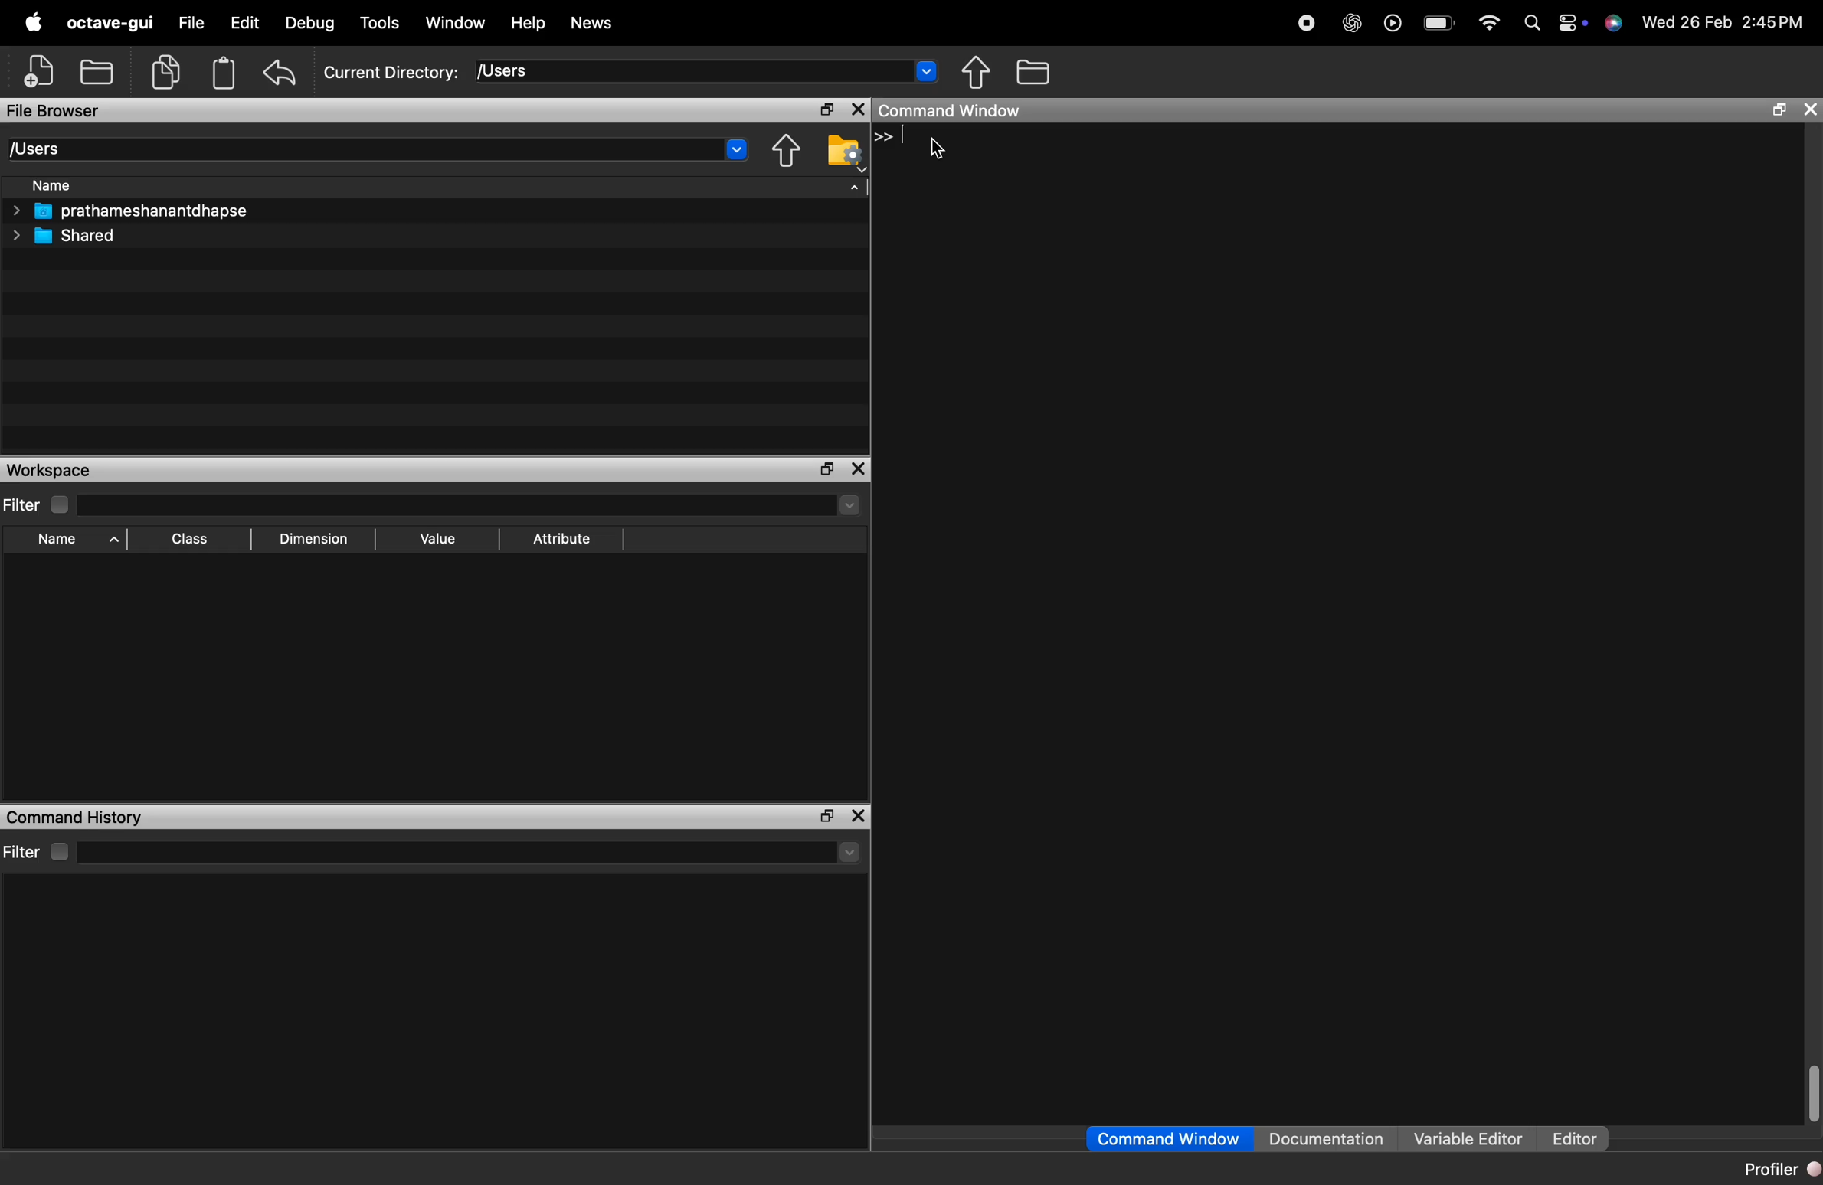 Image resolution: width=1823 pixels, height=1185 pixels. Describe the element at coordinates (1569, 19) in the screenshot. I see `settings` at that location.